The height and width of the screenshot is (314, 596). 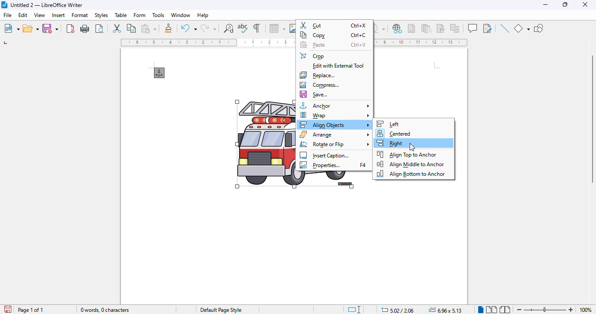 What do you see at coordinates (160, 73) in the screenshot?
I see `anchor` at bounding box center [160, 73].